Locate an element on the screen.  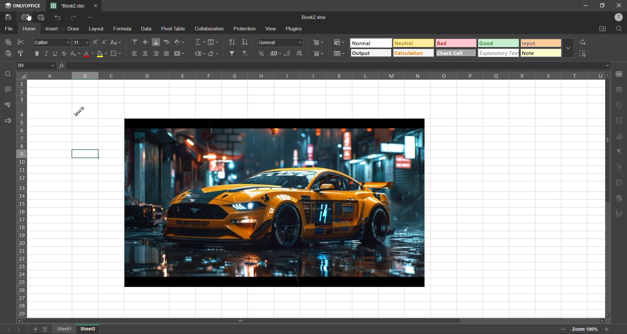
layout is located at coordinates (96, 28).